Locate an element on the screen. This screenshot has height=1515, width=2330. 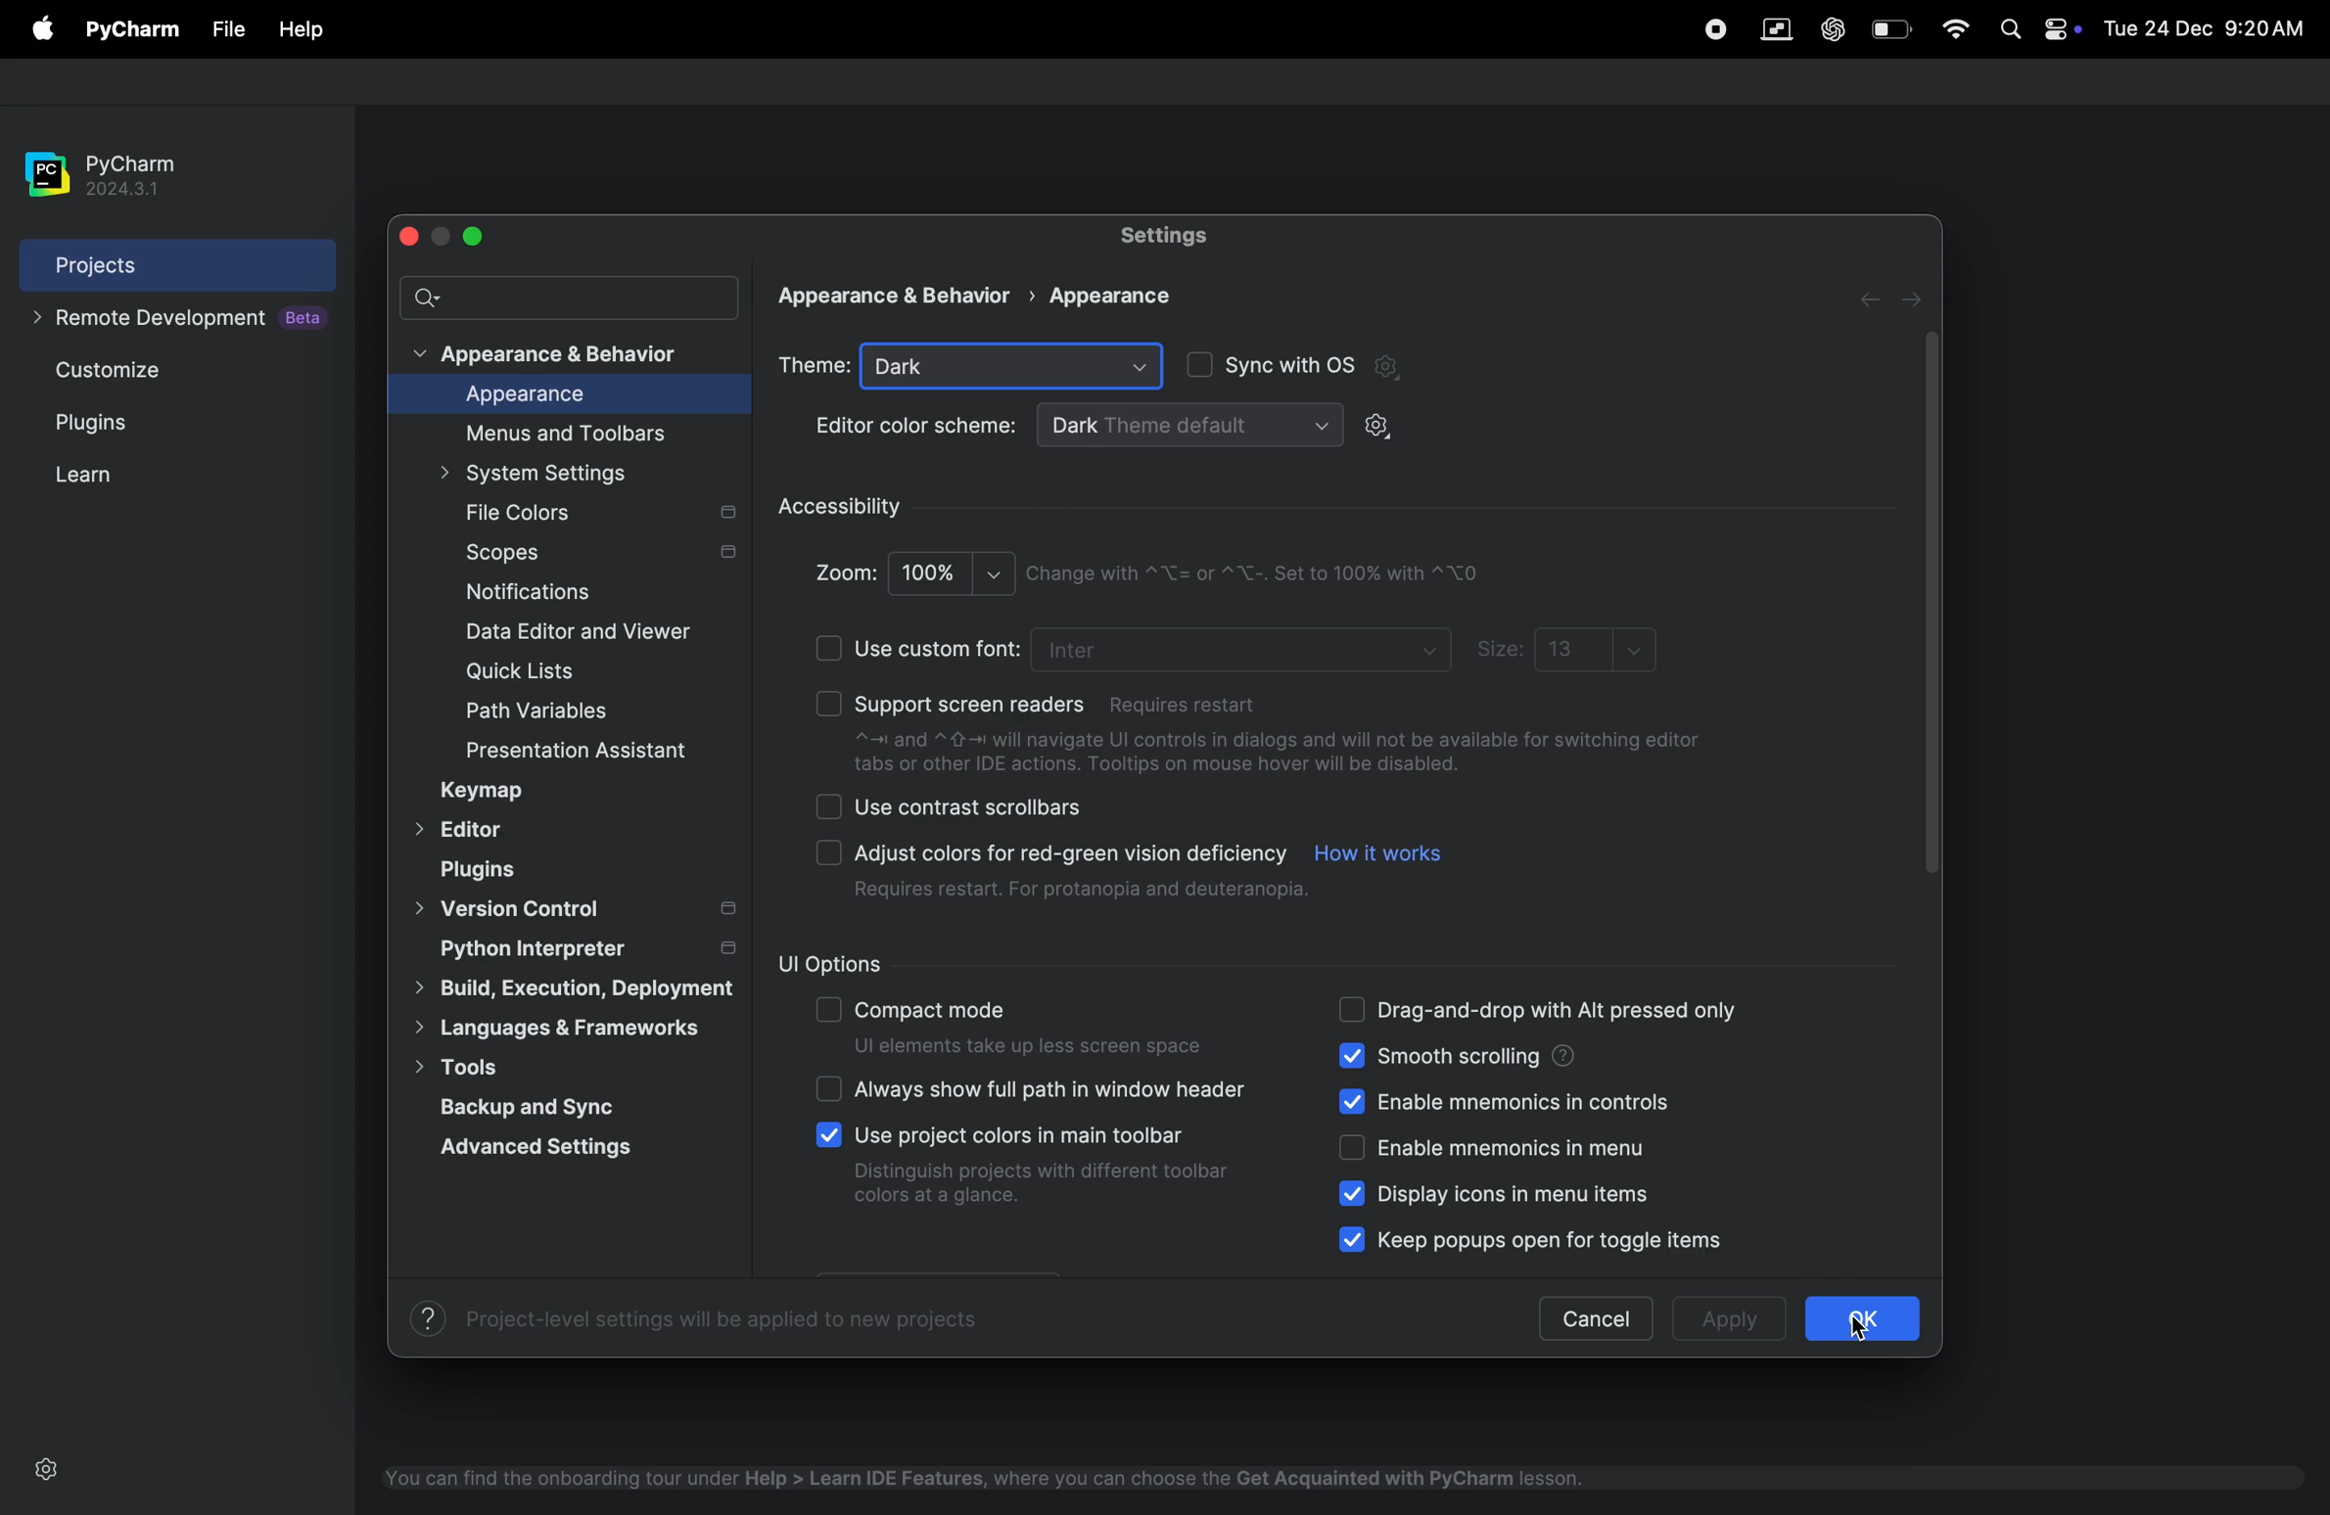
date and time is located at coordinates (2210, 26).